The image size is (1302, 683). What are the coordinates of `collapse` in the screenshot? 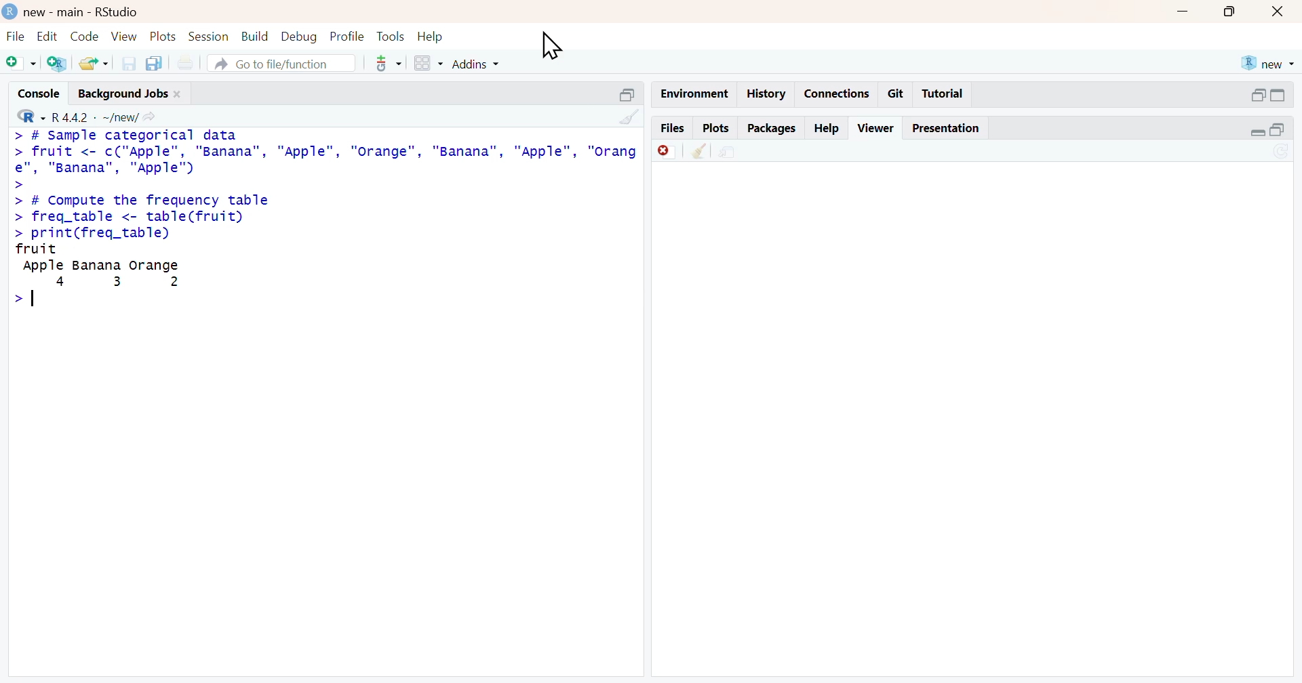 It's located at (630, 97).